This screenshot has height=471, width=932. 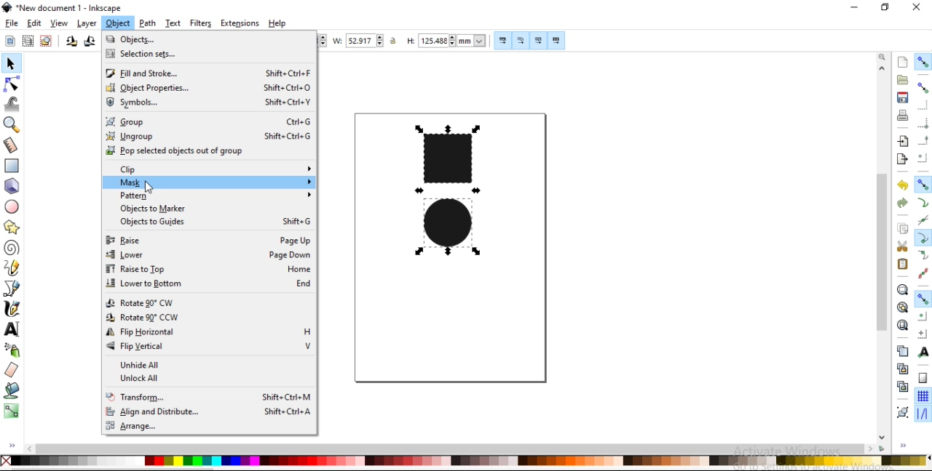 What do you see at coordinates (901, 369) in the screenshot?
I see `create aclone` at bounding box center [901, 369].